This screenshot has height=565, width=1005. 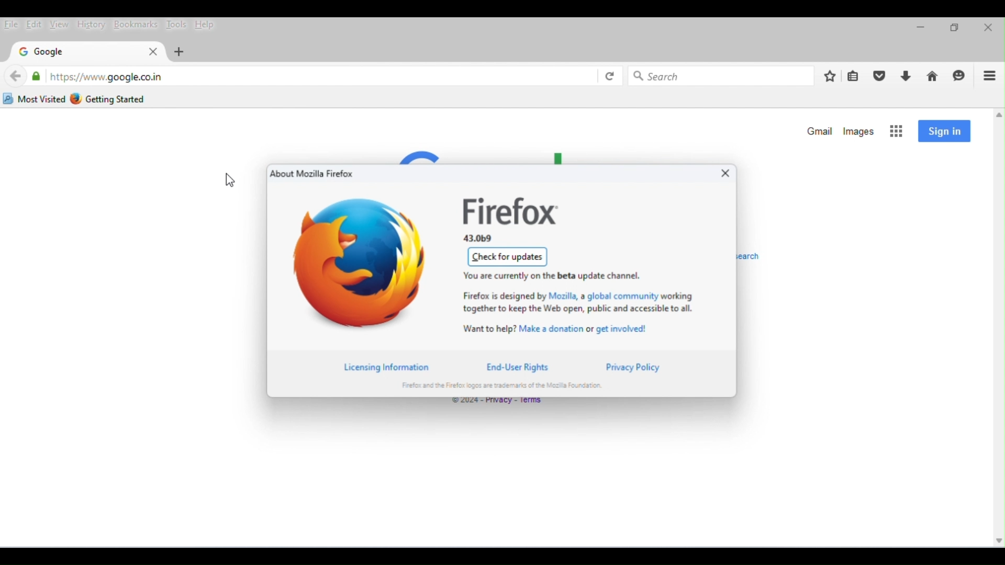 I want to click on about mozilla firefox, so click(x=313, y=174).